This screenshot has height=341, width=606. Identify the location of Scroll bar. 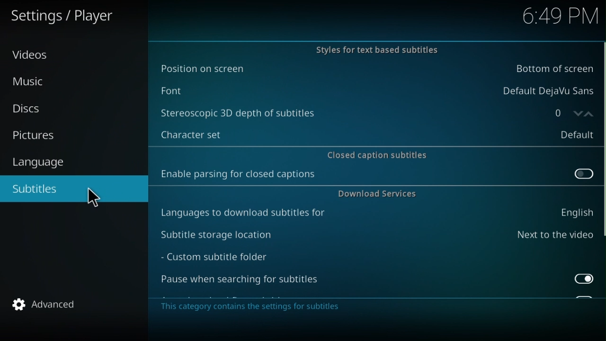
(602, 170).